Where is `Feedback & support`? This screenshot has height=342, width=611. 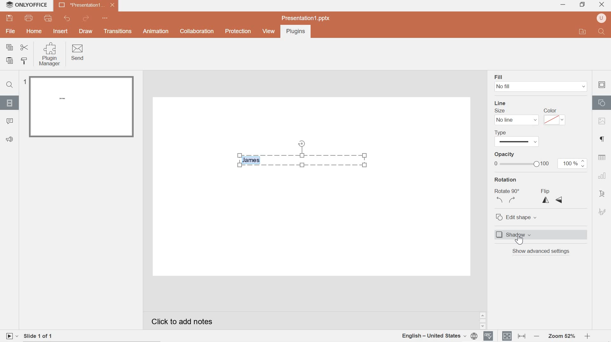 Feedback & support is located at coordinates (10, 139).